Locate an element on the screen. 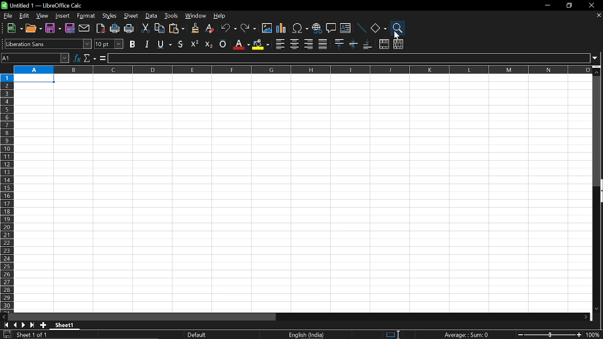 The image size is (603, 339). next page is located at coordinates (24, 325).